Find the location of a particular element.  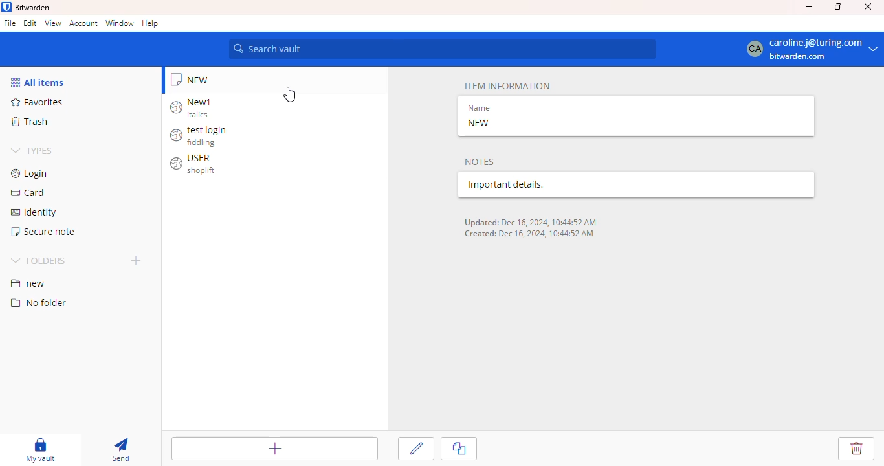

NEW is located at coordinates (479, 123).